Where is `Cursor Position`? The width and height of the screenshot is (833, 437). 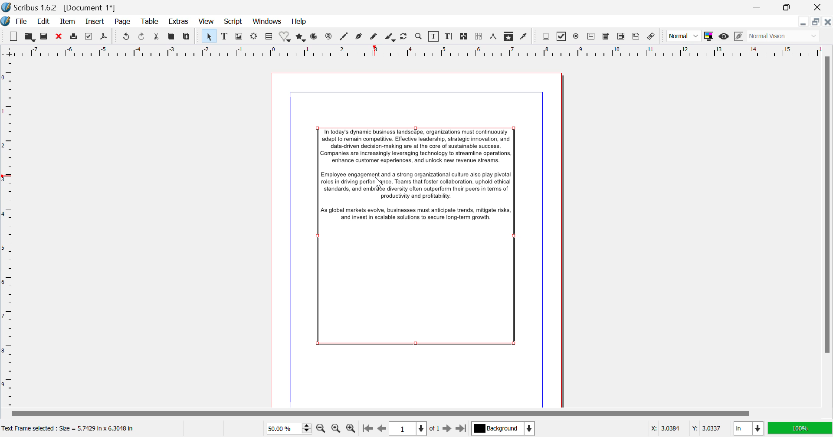 Cursor Position is located at coordinates (688, 429).